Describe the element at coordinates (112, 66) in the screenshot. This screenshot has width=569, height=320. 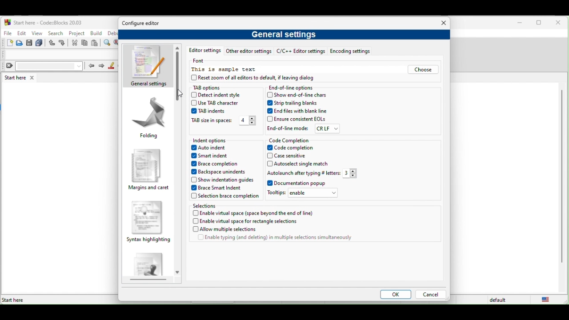
I see `highlight` at that location.